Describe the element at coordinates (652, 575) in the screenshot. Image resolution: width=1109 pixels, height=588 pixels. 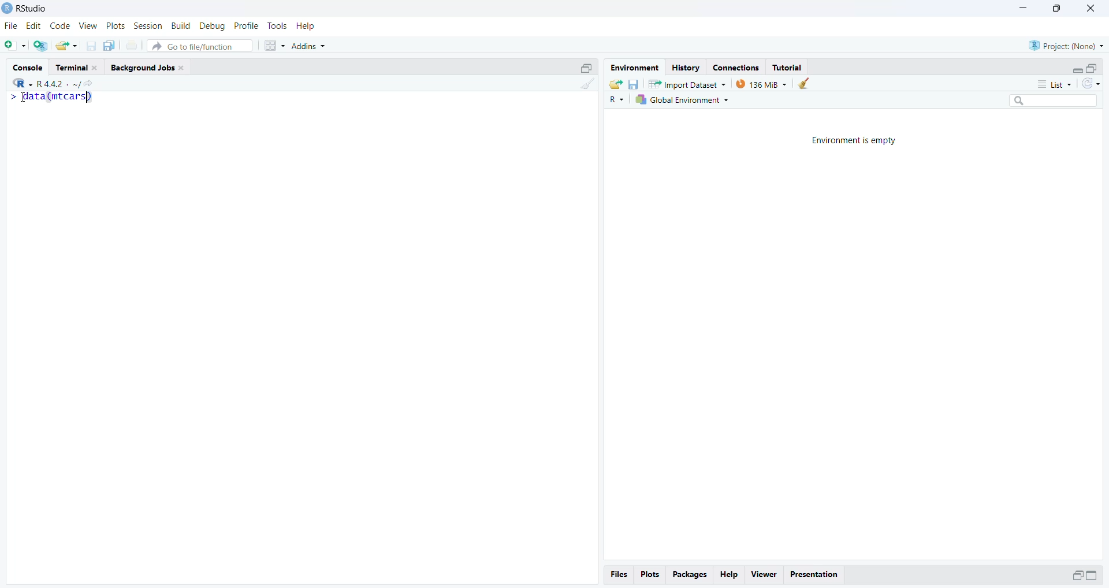
I see `Plots` at that location.